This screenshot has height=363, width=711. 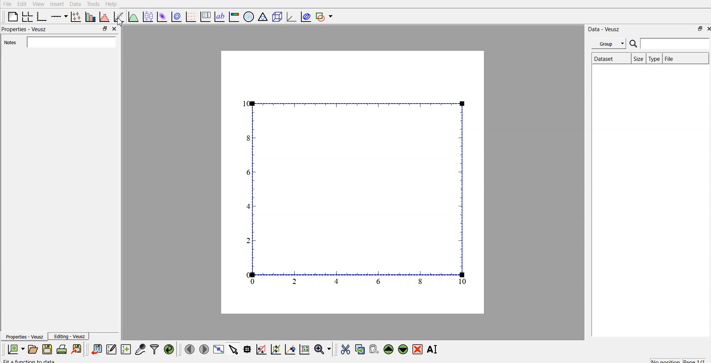 I want to click on cursor, so click(x=121, y=22).